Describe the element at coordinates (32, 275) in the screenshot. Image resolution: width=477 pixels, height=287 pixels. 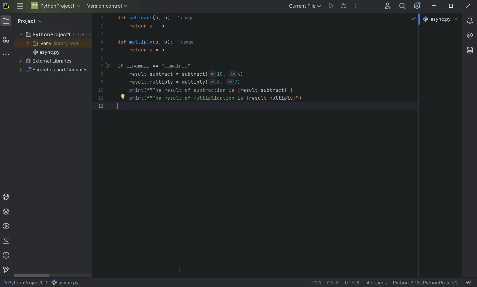
I see `scrollbar` at that location.